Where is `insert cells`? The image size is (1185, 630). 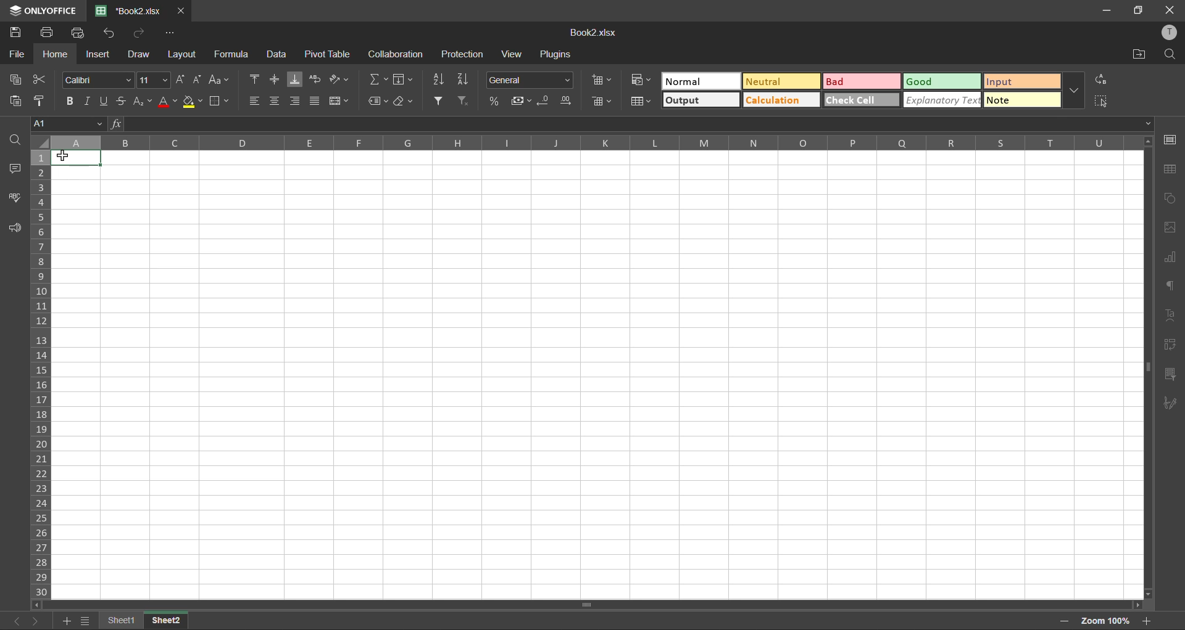 insert cells is located at coordinates (605, 81).